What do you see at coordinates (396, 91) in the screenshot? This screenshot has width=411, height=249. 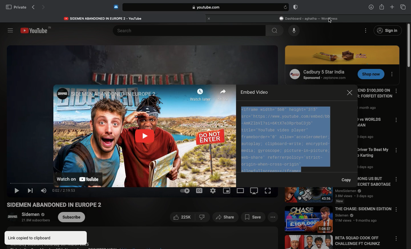 I see `Options` at bounding box center [396, 91].